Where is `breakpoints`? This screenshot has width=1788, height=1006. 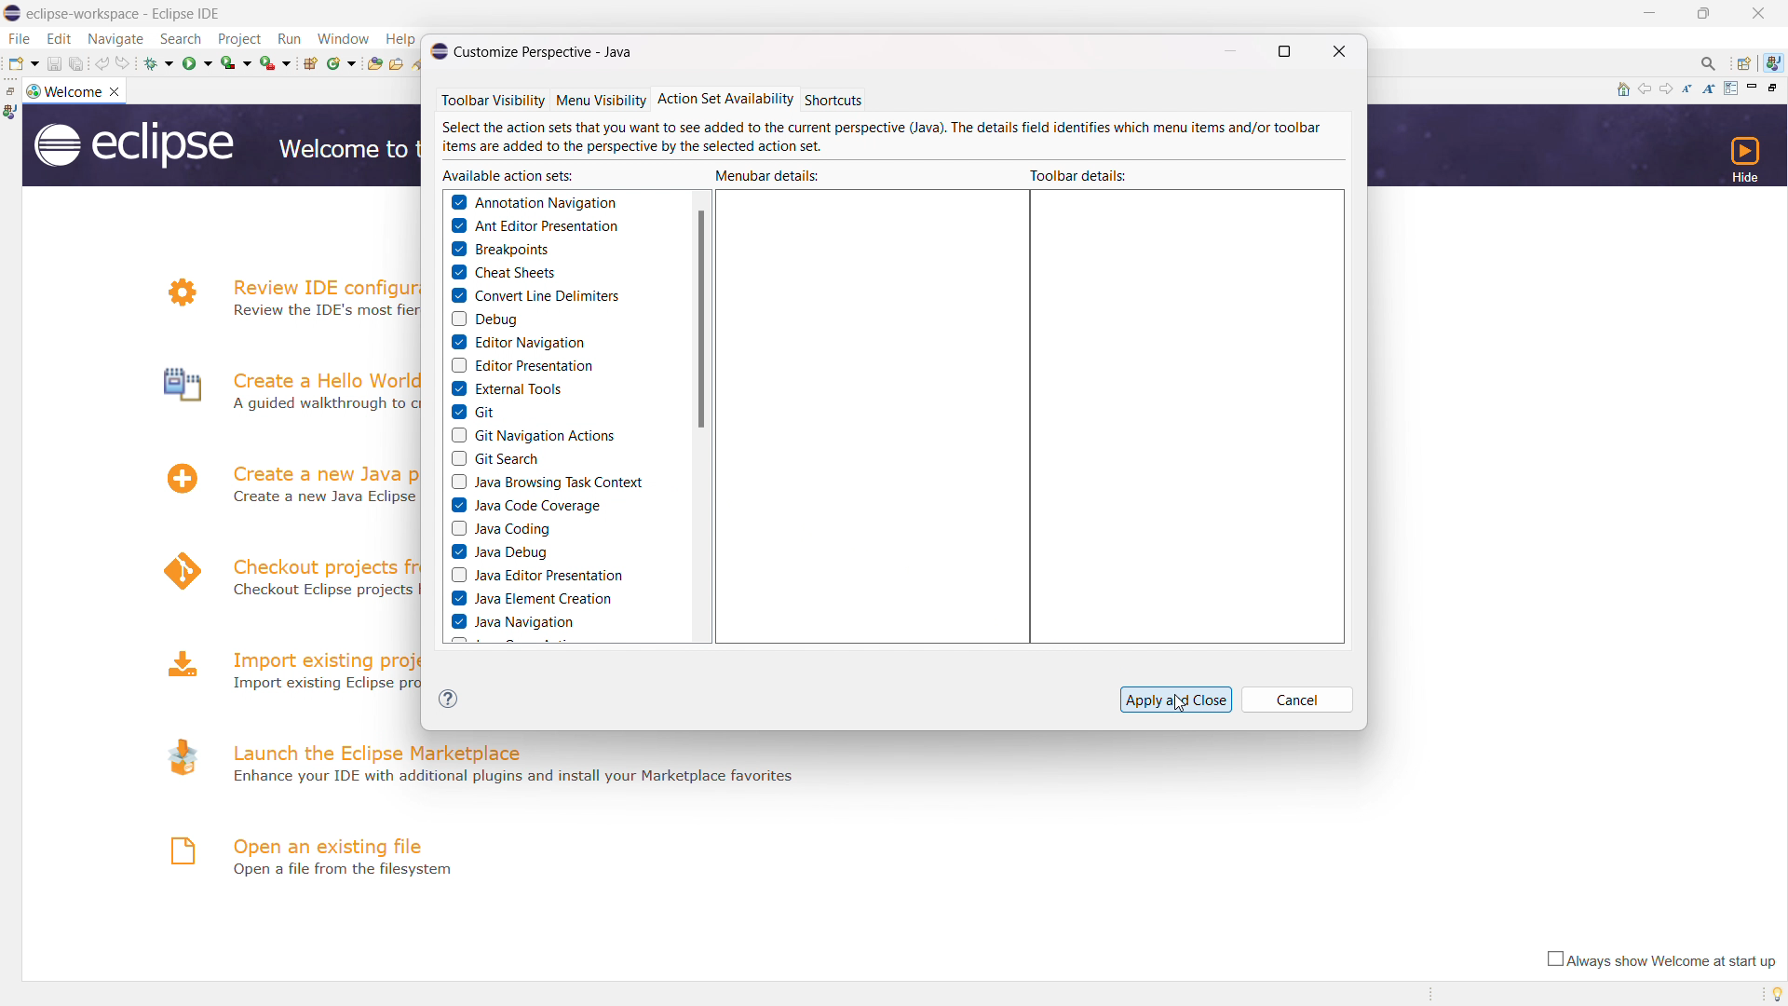
breakpoints is located at coordinates (498, 249).